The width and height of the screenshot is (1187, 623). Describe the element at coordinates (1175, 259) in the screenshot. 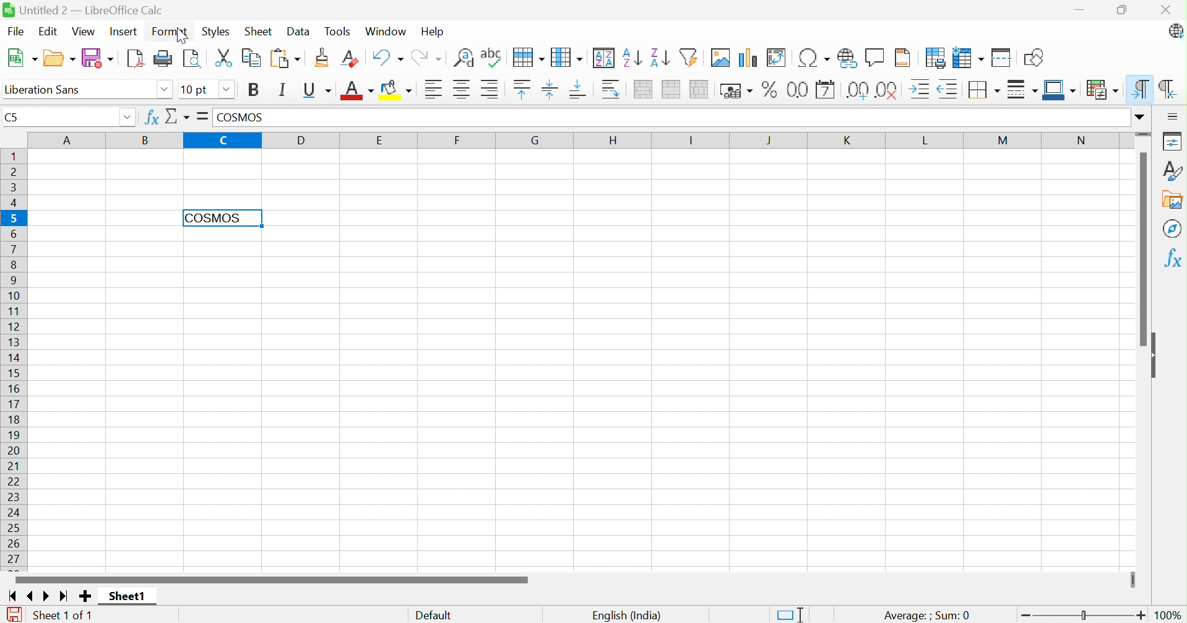

I see `Functions` at that location.